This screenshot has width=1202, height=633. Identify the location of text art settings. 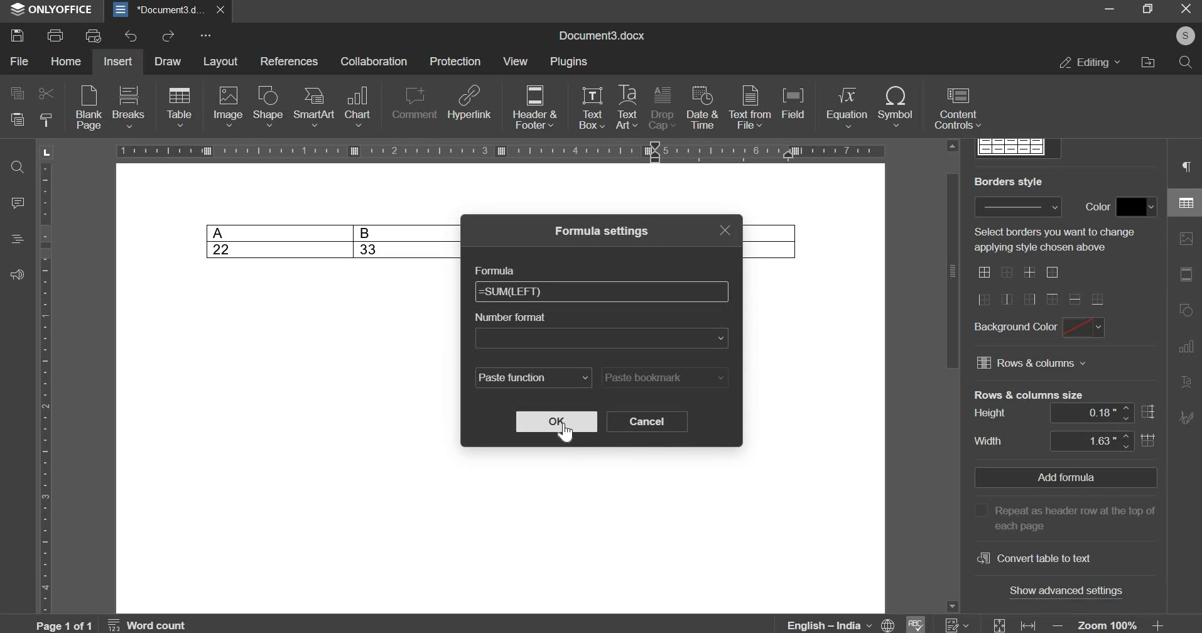
(1186, 383).